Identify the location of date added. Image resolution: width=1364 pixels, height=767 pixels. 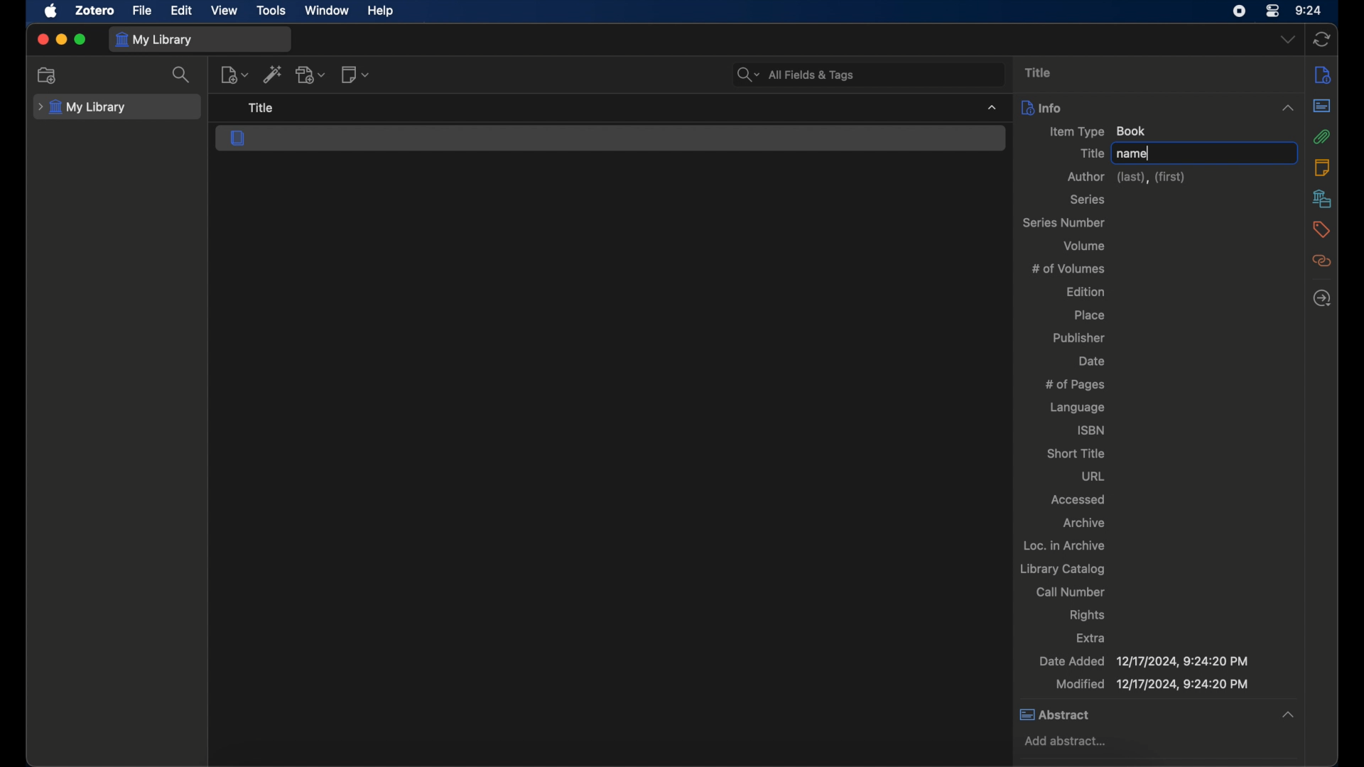
(1142, 661).